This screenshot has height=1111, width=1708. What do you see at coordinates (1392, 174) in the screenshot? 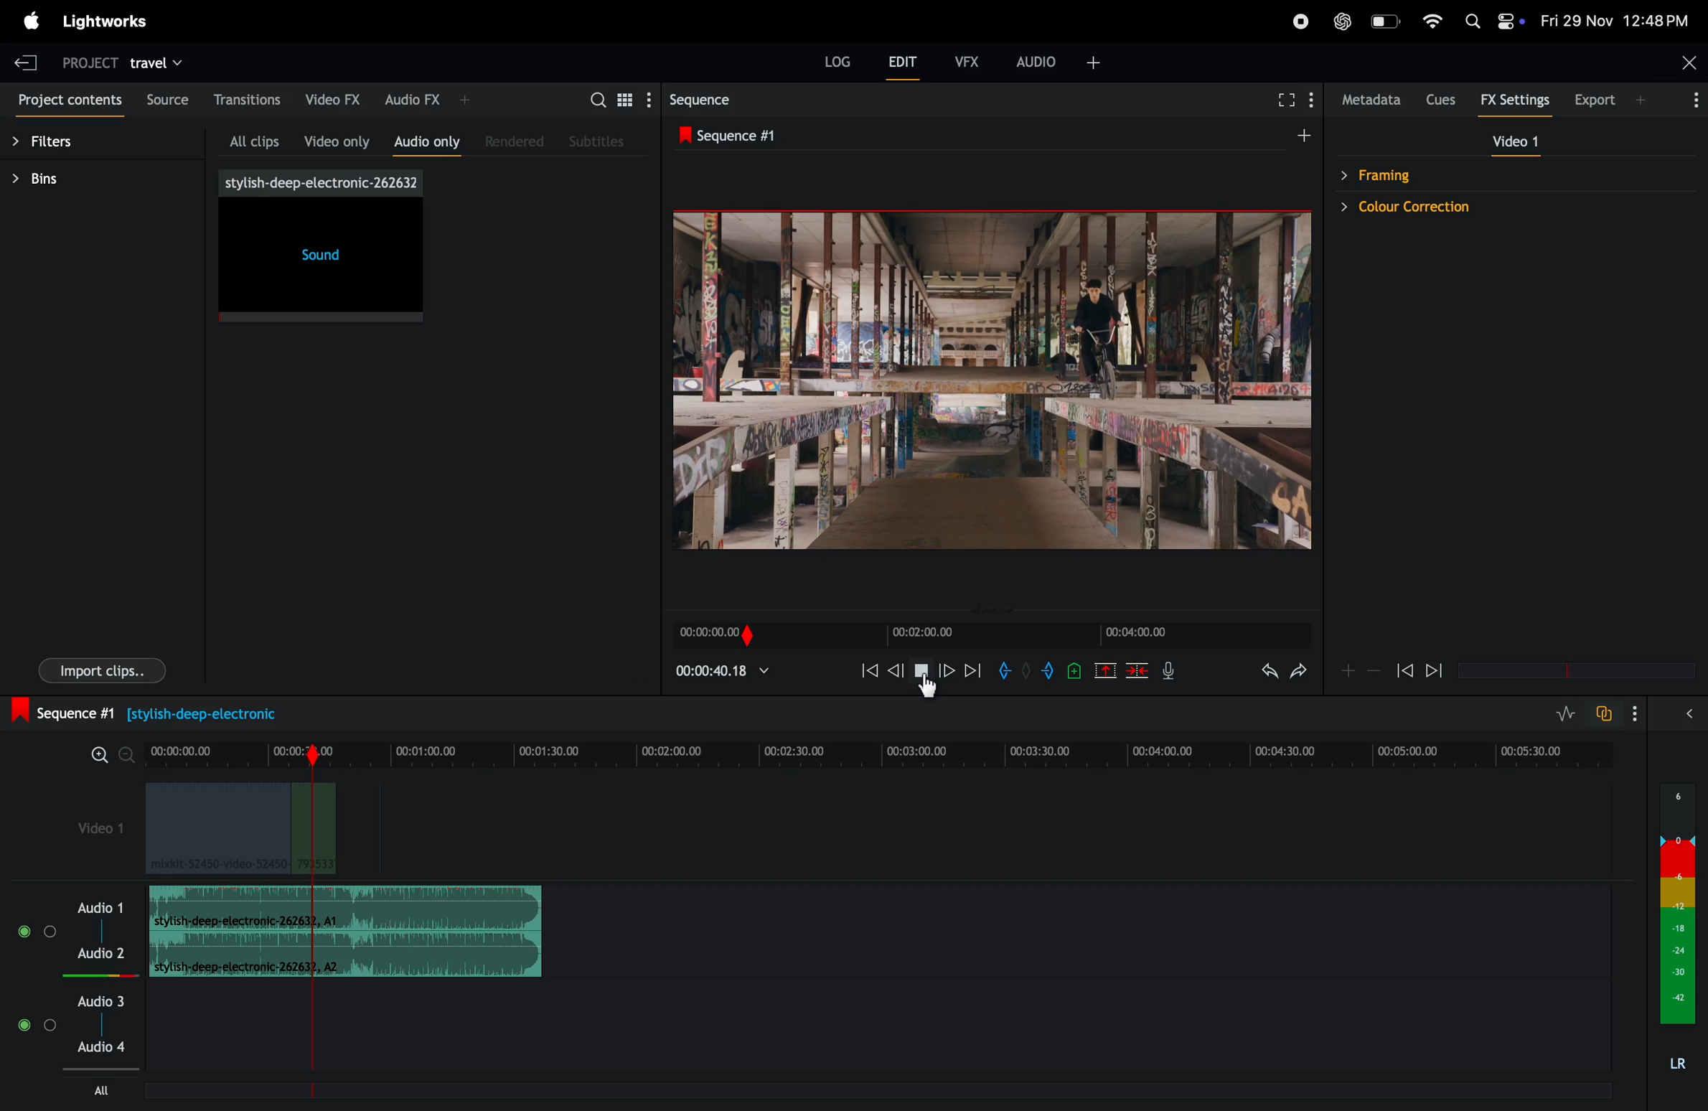
I see `framing` at bounding box center [1392, 174].